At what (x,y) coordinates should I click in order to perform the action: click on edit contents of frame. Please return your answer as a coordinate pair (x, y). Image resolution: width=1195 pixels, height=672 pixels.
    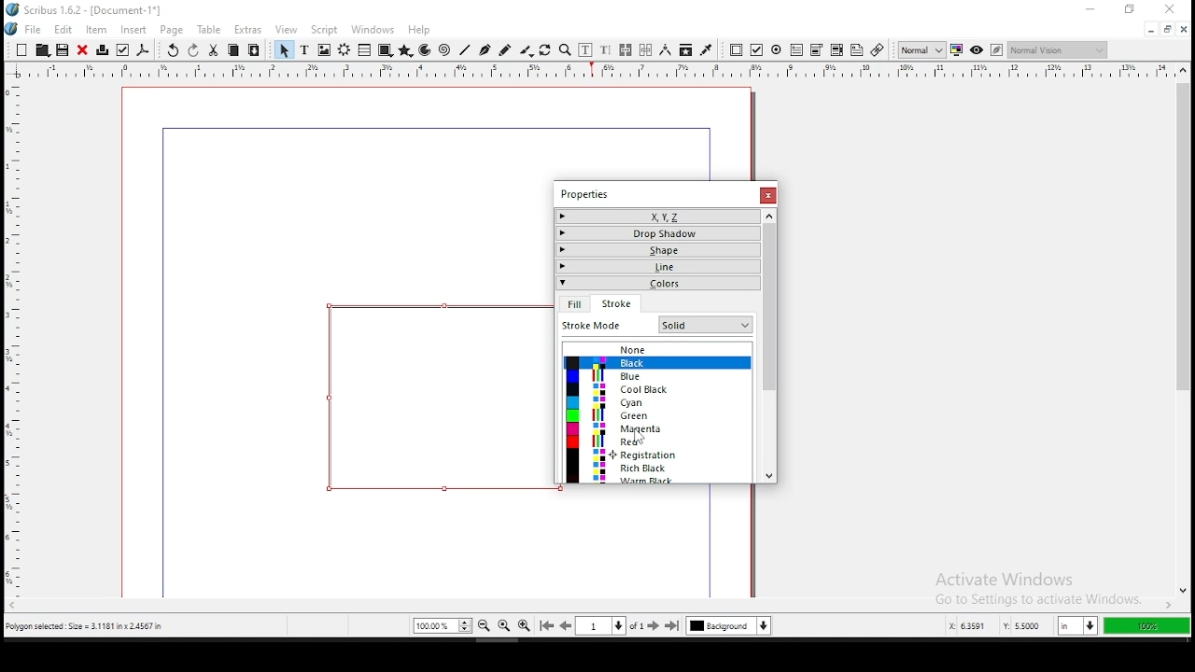
    Looking at the image, I should click on (585, 50).